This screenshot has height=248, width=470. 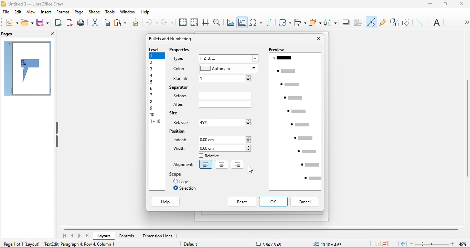 What do you see at coordinates (231, 22) in the screenshot?
I see `image` at bounding box center [231, 22].